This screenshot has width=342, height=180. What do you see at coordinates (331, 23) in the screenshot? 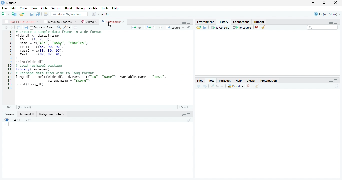
I see `minimize` at bounding box center [331, 23].